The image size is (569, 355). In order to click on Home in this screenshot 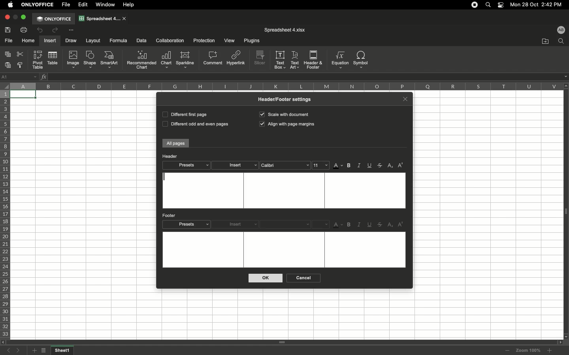, I will do `click(28, 41)`.